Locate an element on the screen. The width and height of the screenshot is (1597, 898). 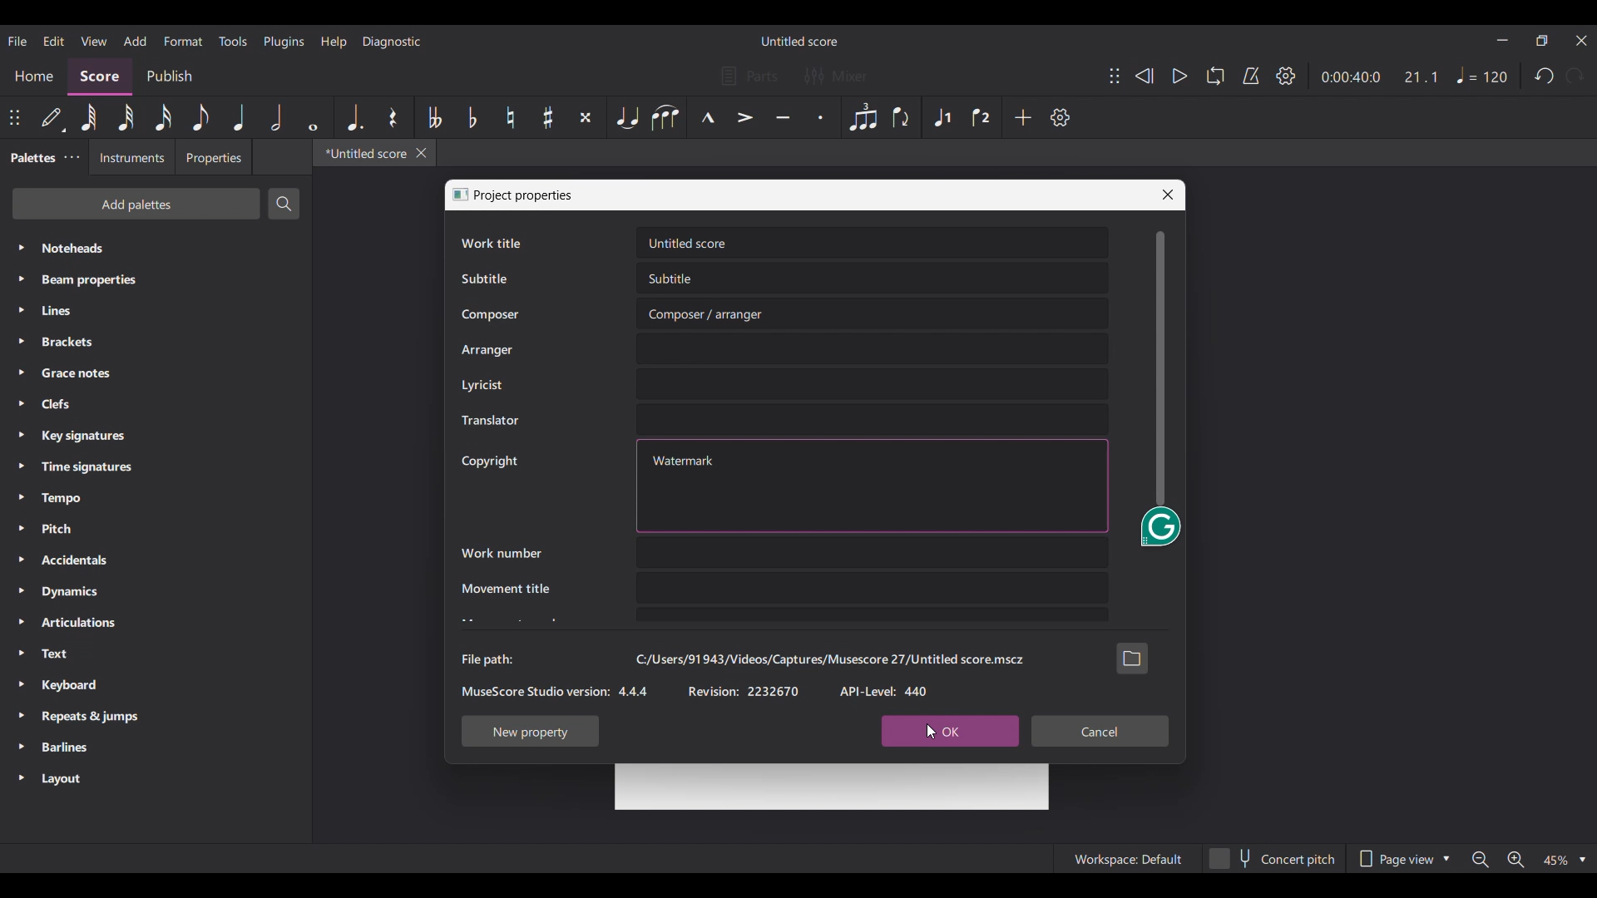
OK is located at coordinates (949, 732).